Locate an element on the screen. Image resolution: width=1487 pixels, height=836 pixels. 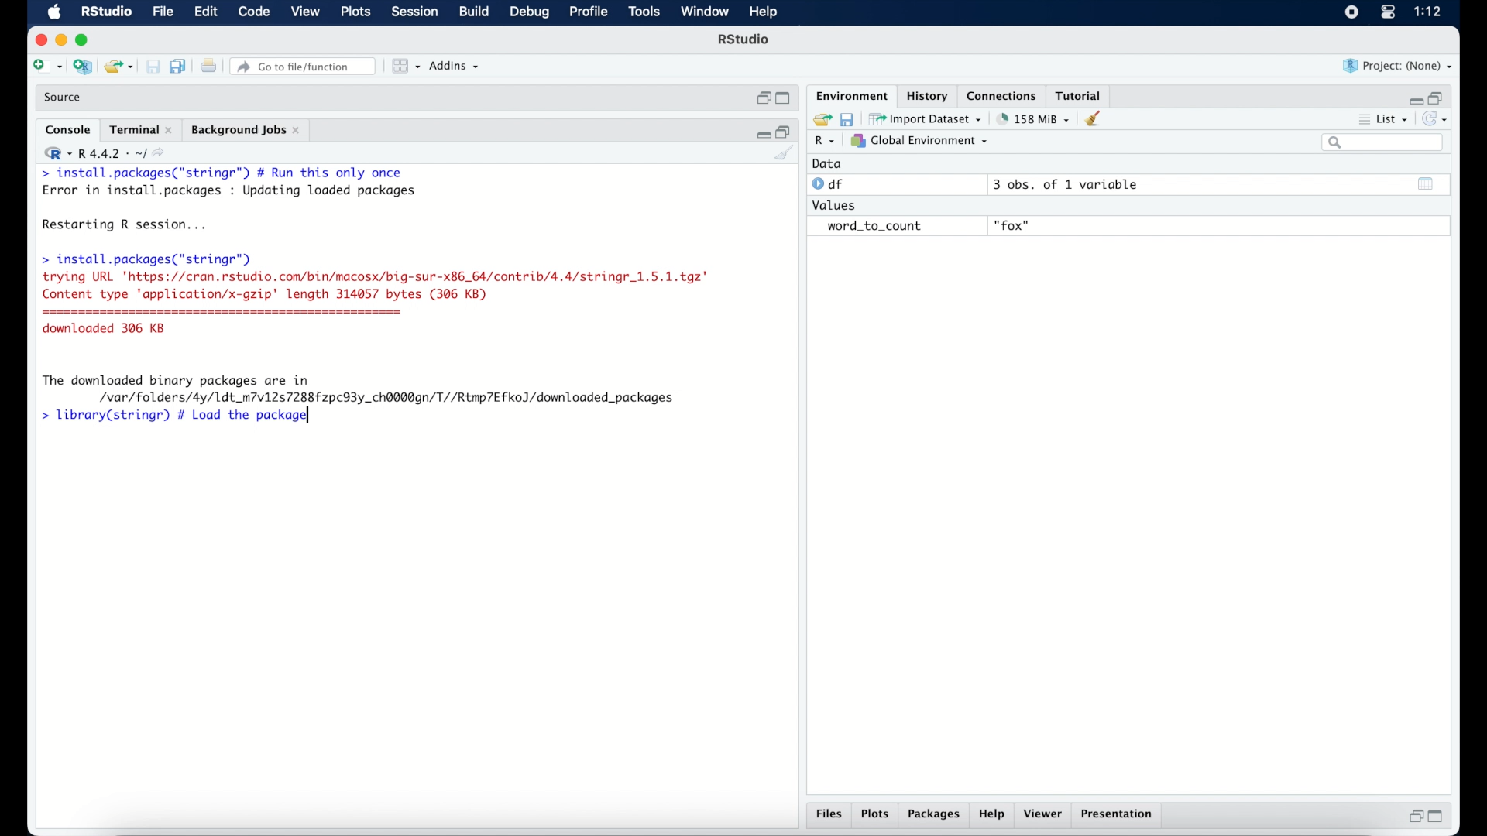
packages is located at coordinates (934, 815).